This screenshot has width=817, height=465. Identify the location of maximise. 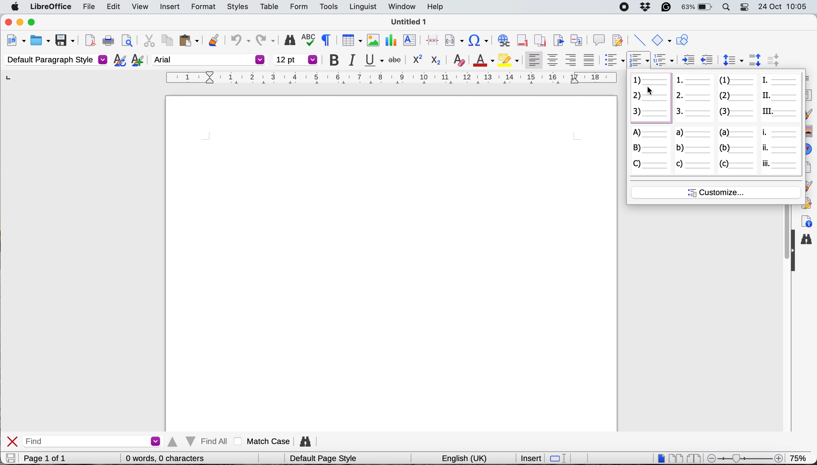
(33, 22).